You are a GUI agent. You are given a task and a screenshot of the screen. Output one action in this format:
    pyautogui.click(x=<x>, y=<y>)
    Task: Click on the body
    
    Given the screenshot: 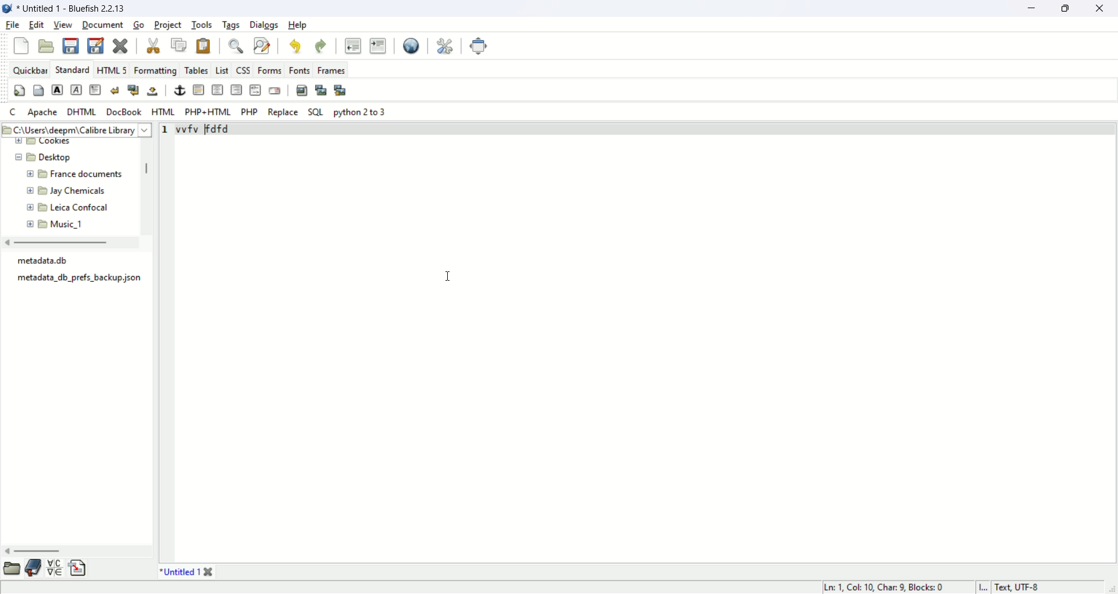 What is the action you would take?
    pyautogui.click(x=41, y=90)
    